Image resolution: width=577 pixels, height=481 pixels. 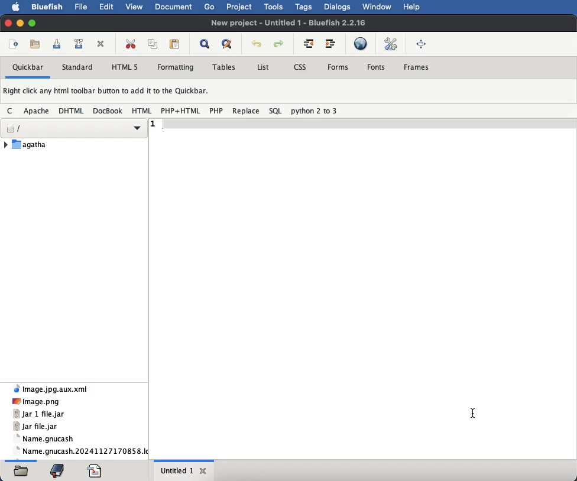 What do you see at coordinates (82, 449) in the screenshot?
I see `Name.anucash.20241127170858.k` at bounding box center [82, 449].